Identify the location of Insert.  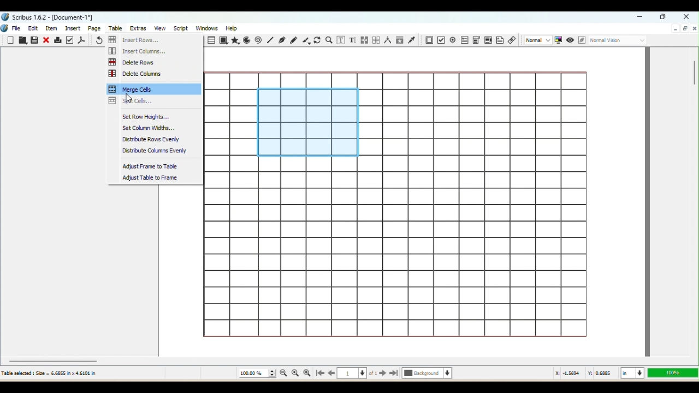
(74, 28).